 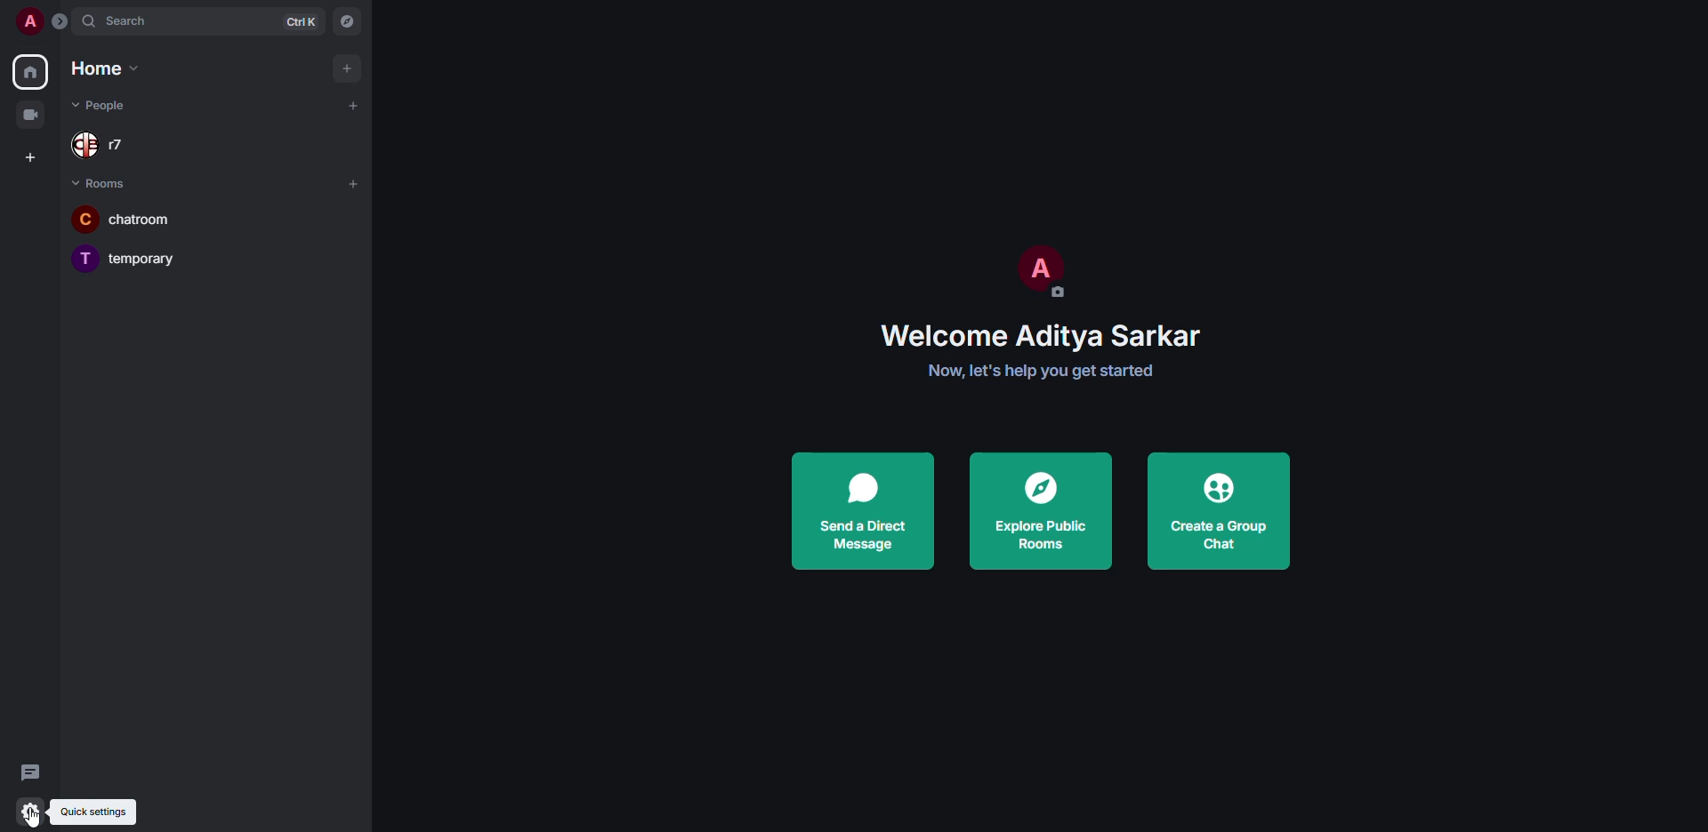 I want to click on people, so click(x=113, y=107).